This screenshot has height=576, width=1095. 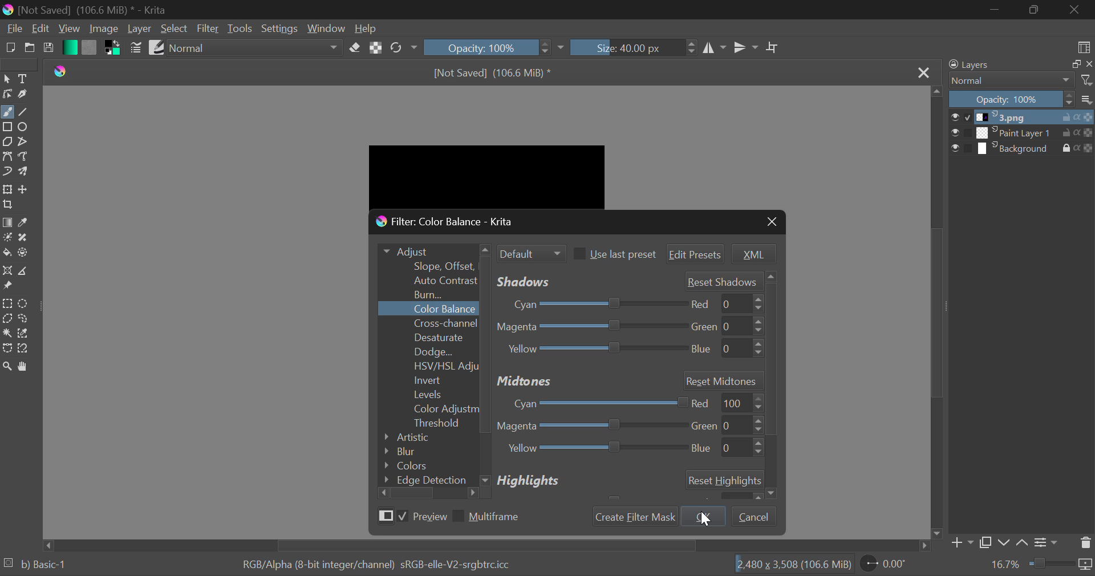 I want to click on Line, so click(x=25, y=112).